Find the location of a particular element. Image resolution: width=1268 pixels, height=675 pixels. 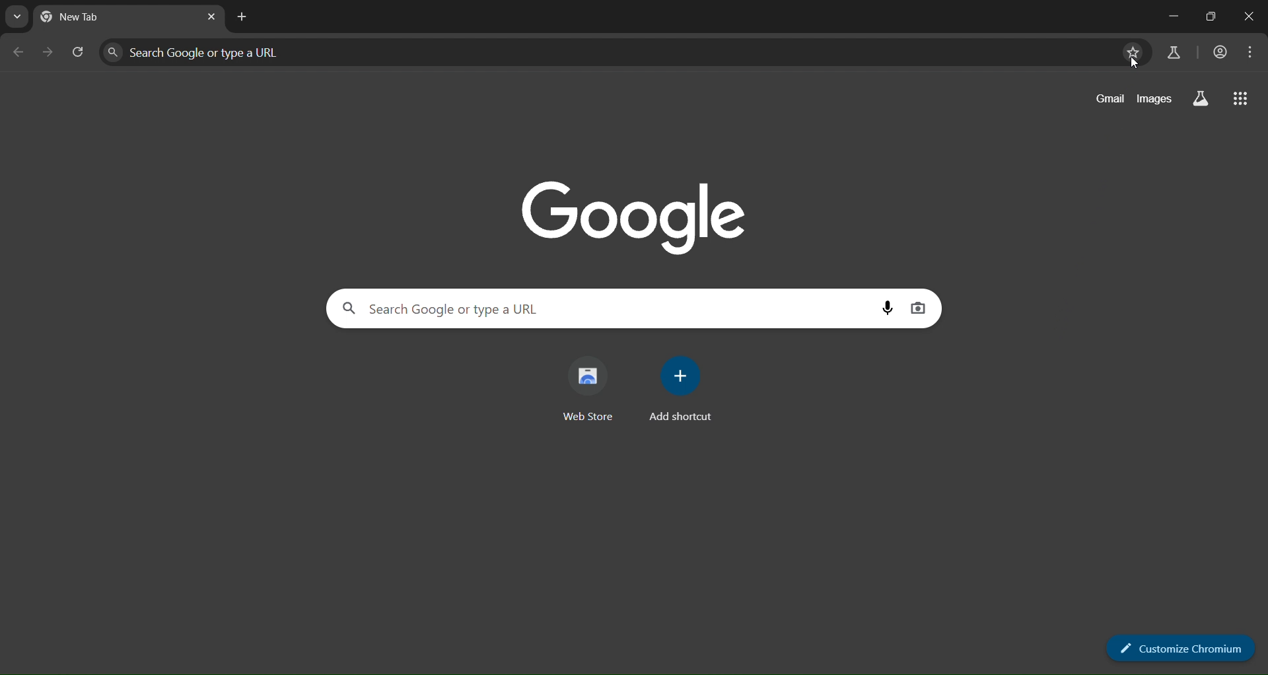

google apps is located at coordinates (1239, 101).